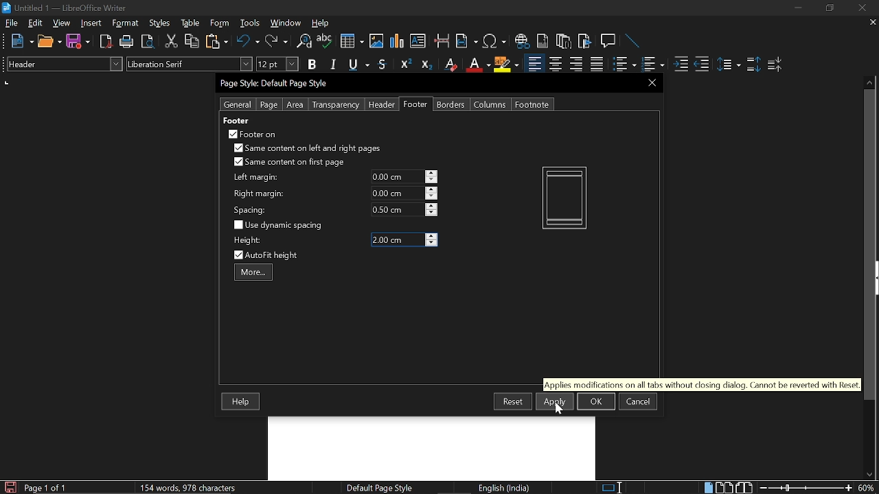 This screenshot has height=494, width=879. What do you see at coordinates (404, 64) in the screenshot?
I see `Superscript` at bounding box center [404, 64].